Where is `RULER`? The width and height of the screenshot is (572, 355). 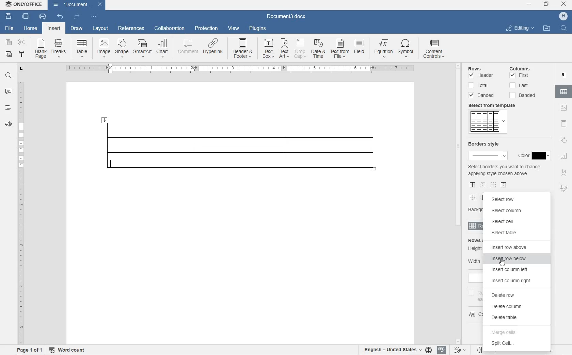 RULER is located at coordinates (20, 212).